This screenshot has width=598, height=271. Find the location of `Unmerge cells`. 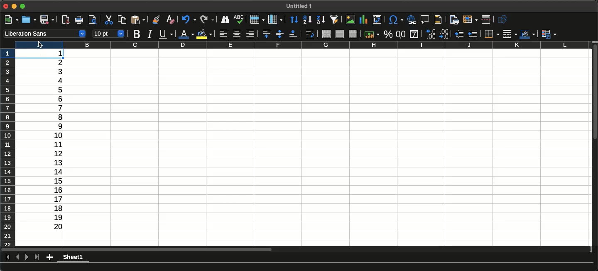

Unmerge cells is located at coordinates (353, 34).